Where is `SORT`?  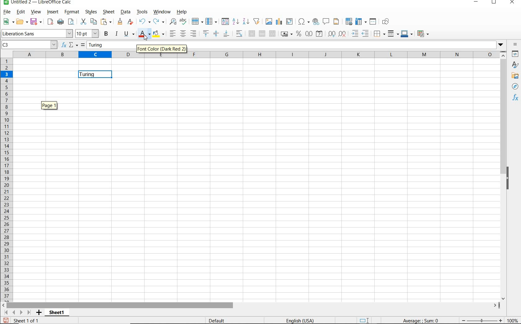 SORT is located at coordinates (225, 21).